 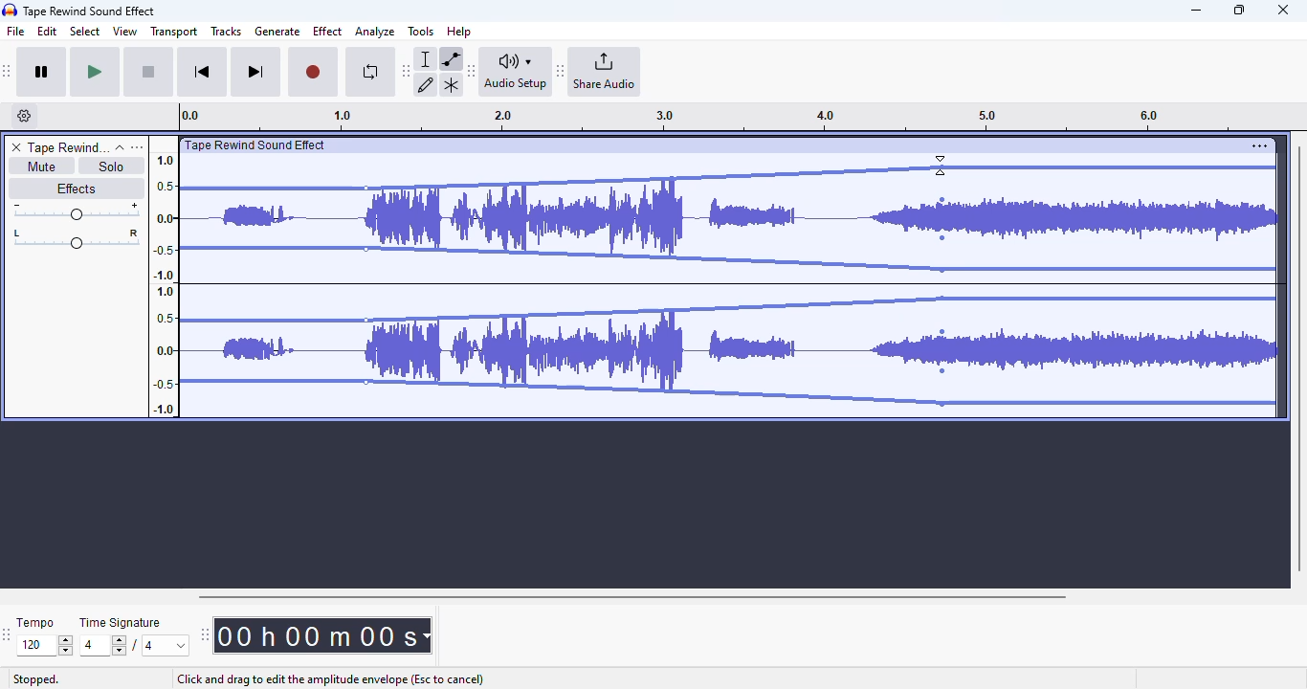 I want to click on stop, so click(x=148, y=73).